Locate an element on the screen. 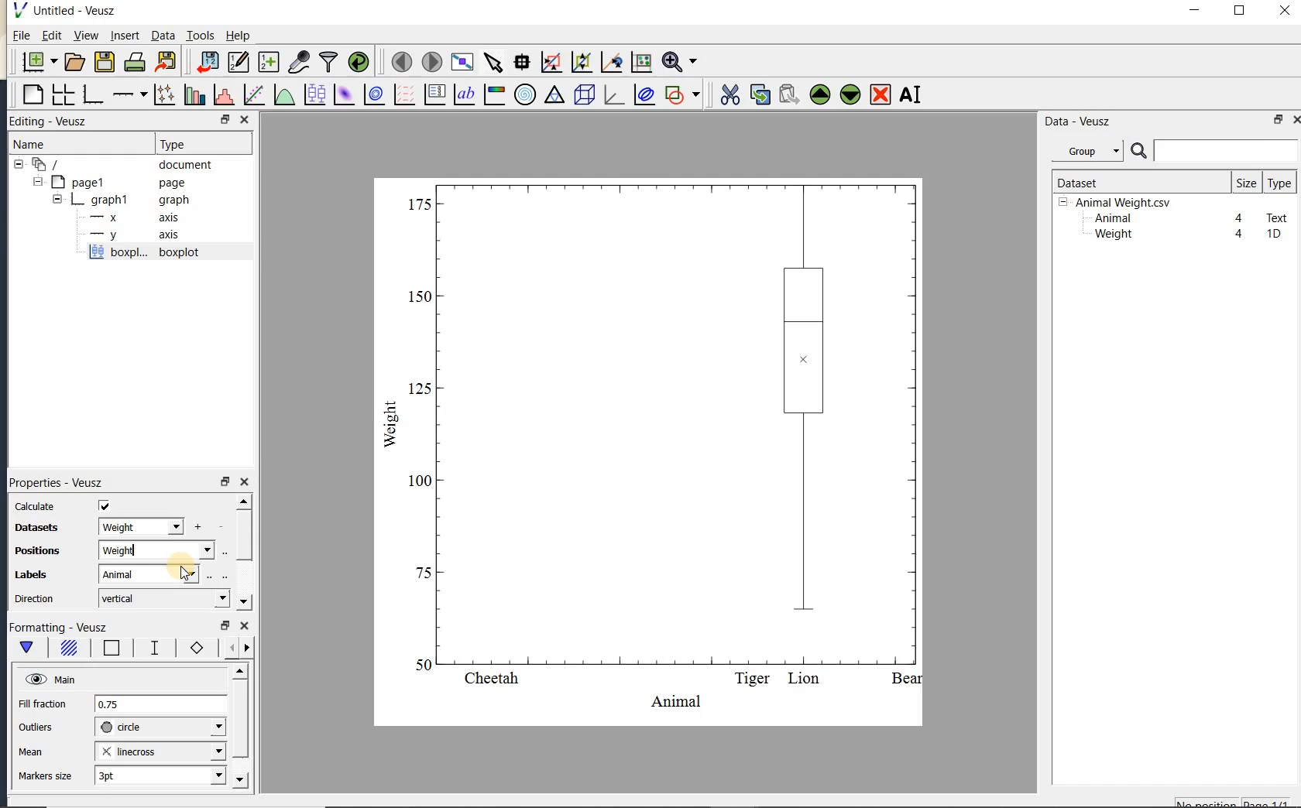 This screenshot has width=1301, height=808. add an axis to the plot is located at coordinates (129, 94).